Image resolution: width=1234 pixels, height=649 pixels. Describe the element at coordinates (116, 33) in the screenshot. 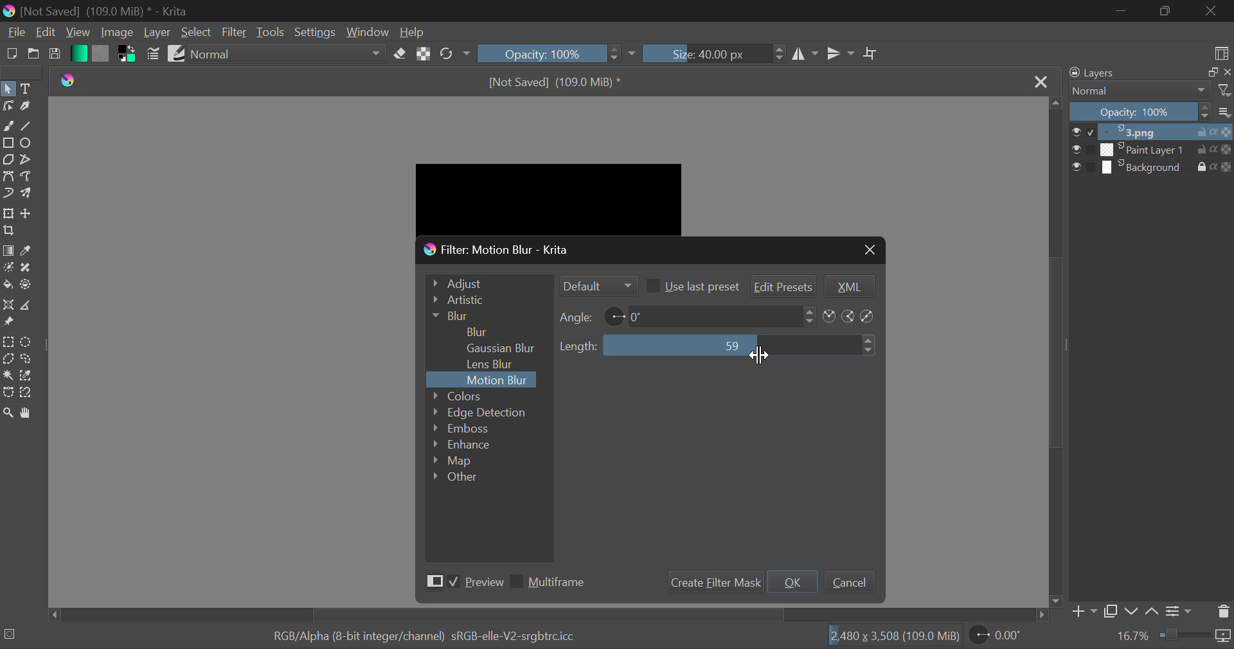

I see `Image` at that location.